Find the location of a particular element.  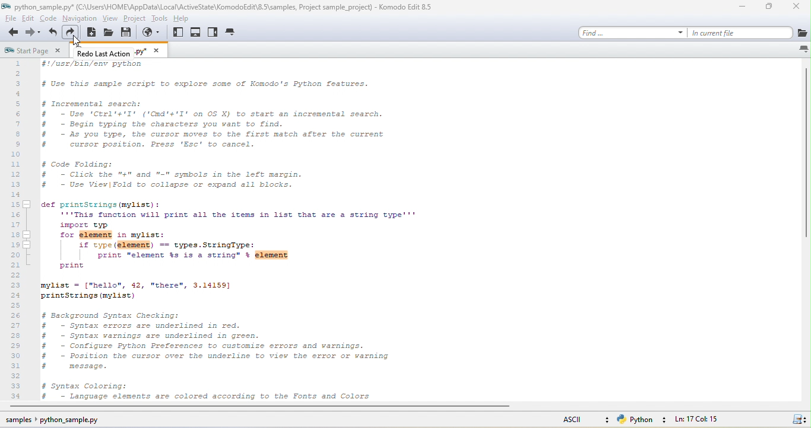

close is located at coordinates (799, 8).